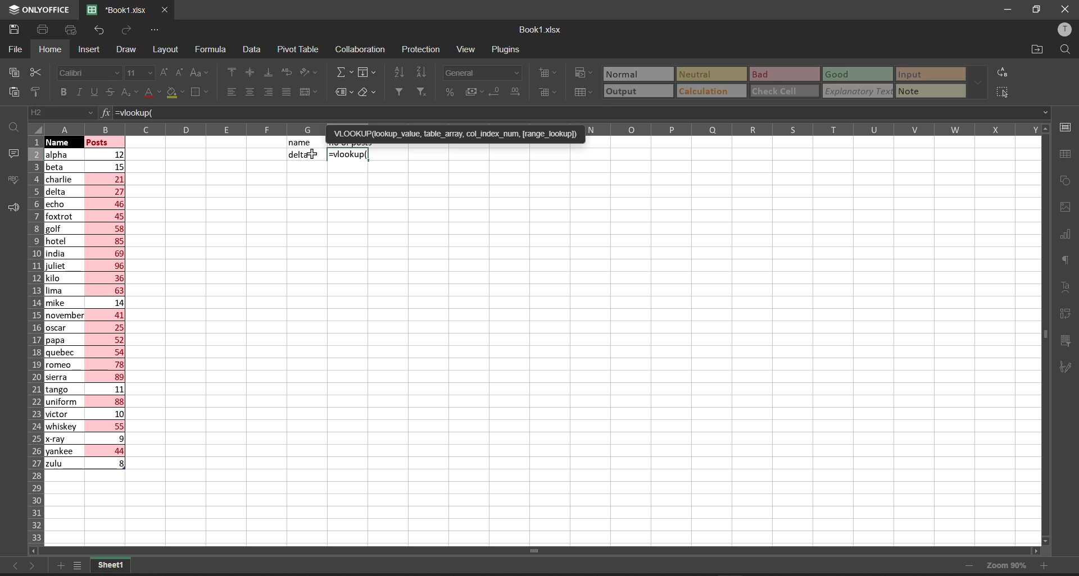  I want to click on paragraph settings, so click(1068, 261).